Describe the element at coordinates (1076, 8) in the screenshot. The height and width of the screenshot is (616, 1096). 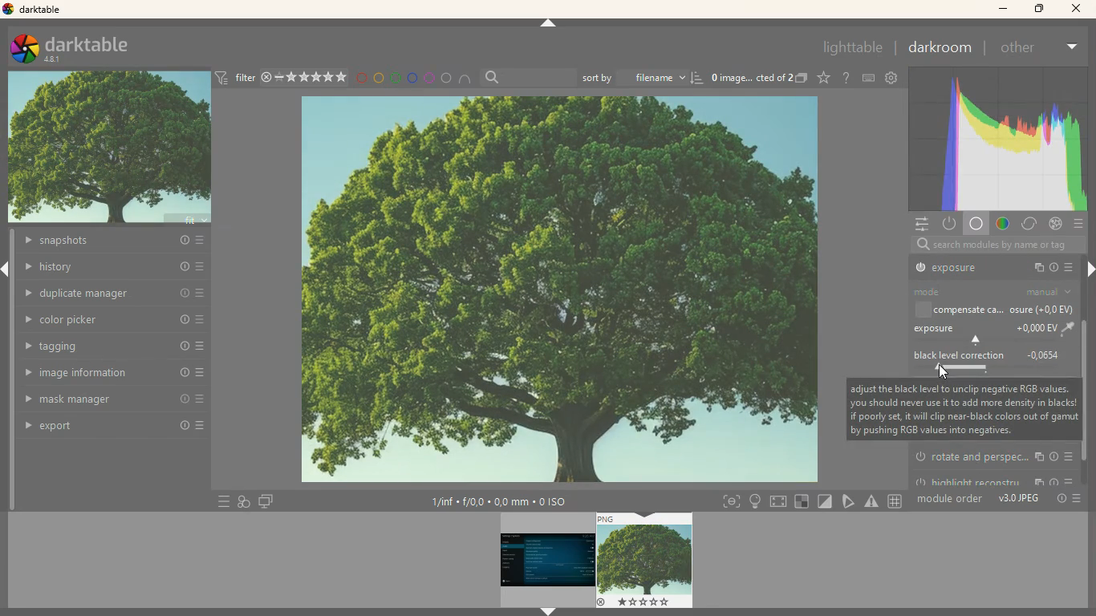
I see `close` at that location.